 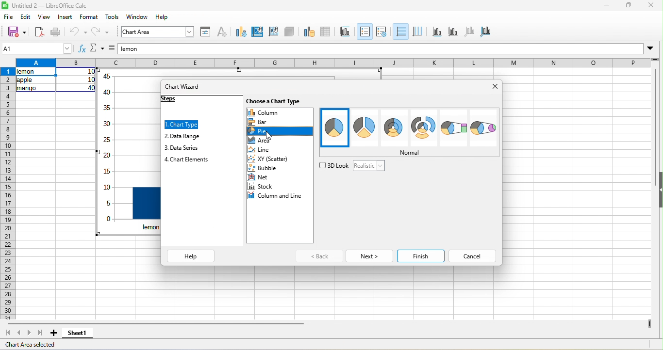 I want to click on scroll to last sheet, so click(x=39, y=334).